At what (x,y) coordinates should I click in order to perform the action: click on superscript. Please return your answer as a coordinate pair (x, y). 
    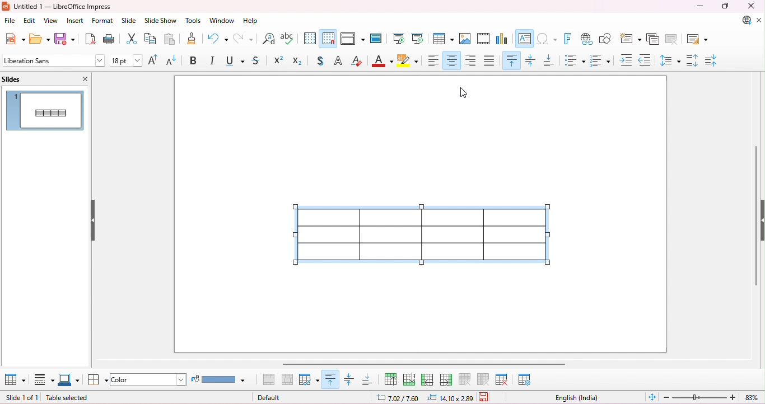
    Looking at the image, I should click on (278, 60).